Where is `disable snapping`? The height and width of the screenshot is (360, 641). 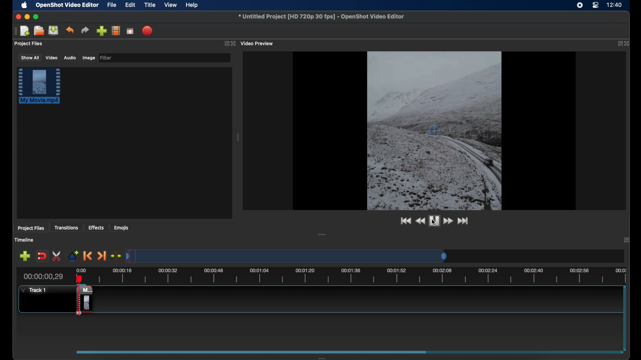
disable snapping is located at coordinates (42, 256).